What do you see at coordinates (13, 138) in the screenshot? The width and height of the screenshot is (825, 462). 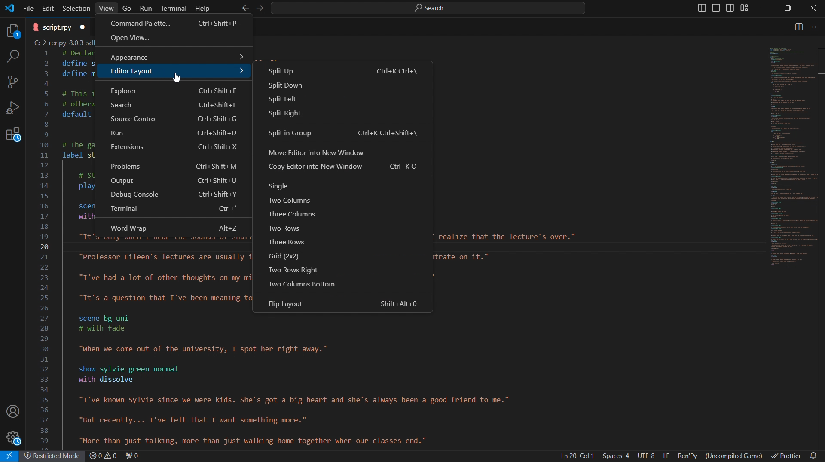 I see `Extensions` at bounding box center [13, 138].